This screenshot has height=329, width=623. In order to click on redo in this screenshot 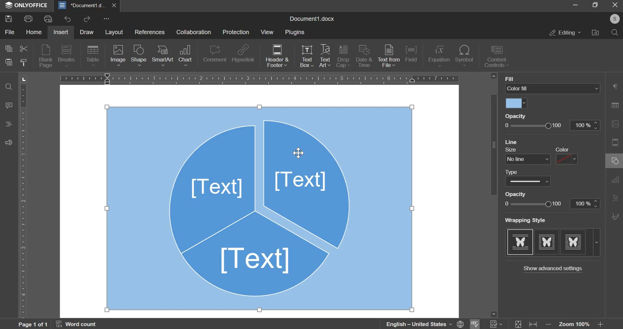, I will do `click(88, 19)`.